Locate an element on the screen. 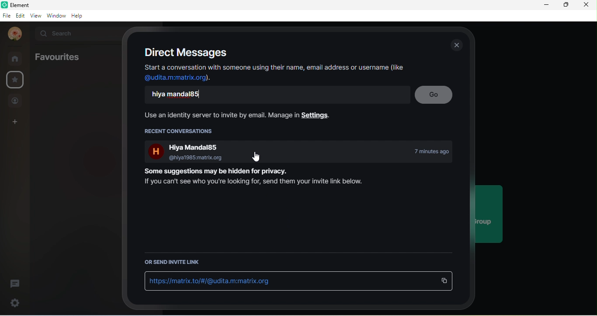 This screenshot has height=316, width=597. copy is located at coordinates (444, 281).